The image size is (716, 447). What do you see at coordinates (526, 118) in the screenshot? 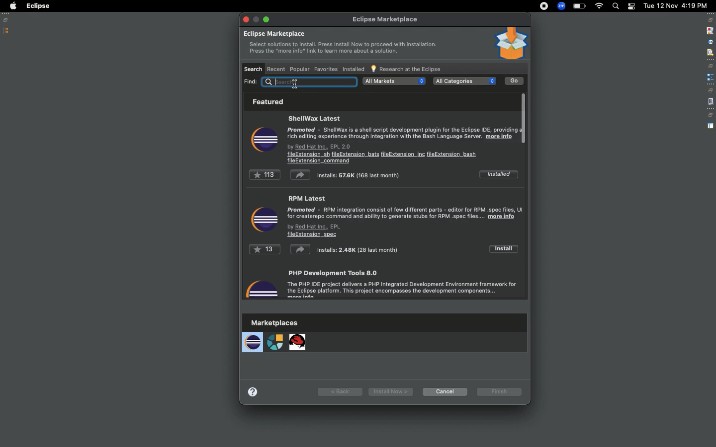
I see `Scroll` at bounding box center [526, 118].